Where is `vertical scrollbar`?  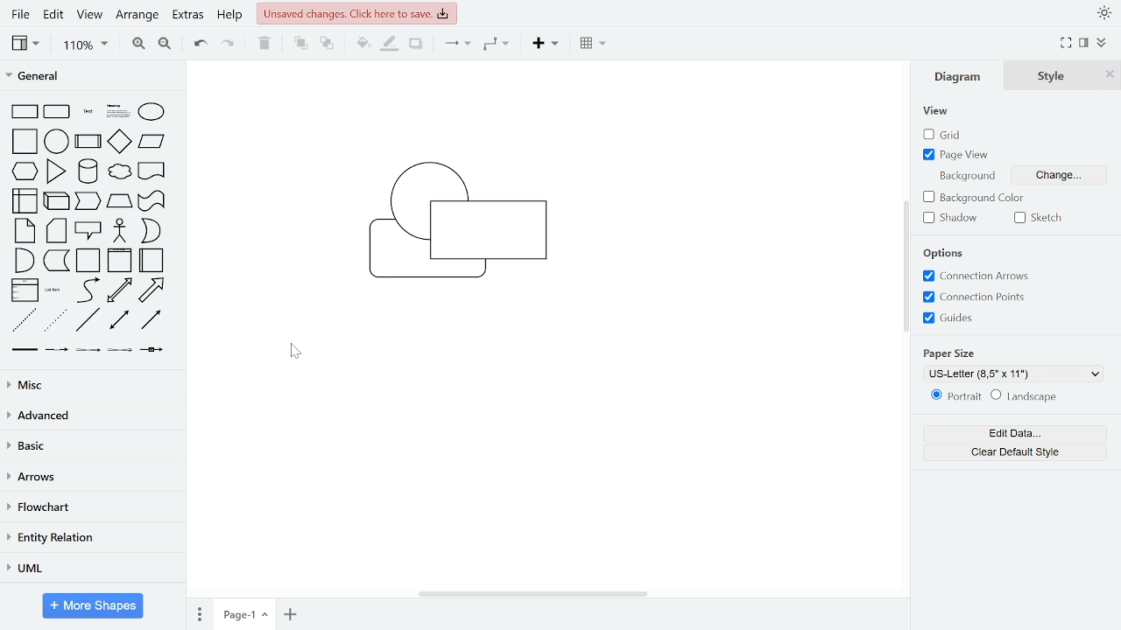 vertical scrollbar is located at coordinates (906, 266).